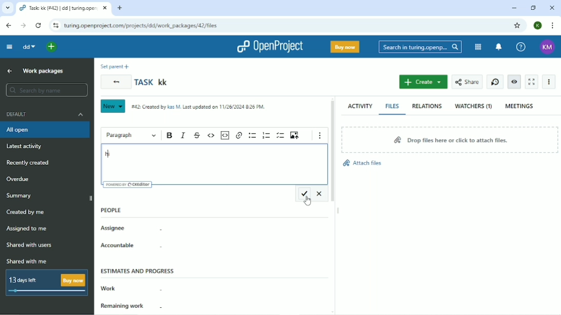 Image resolution: width=561 pixels, height=315 pixels. Describe the element at coordinates (52, 47) in the screenshot. I see `Open quick add menu` at that location.